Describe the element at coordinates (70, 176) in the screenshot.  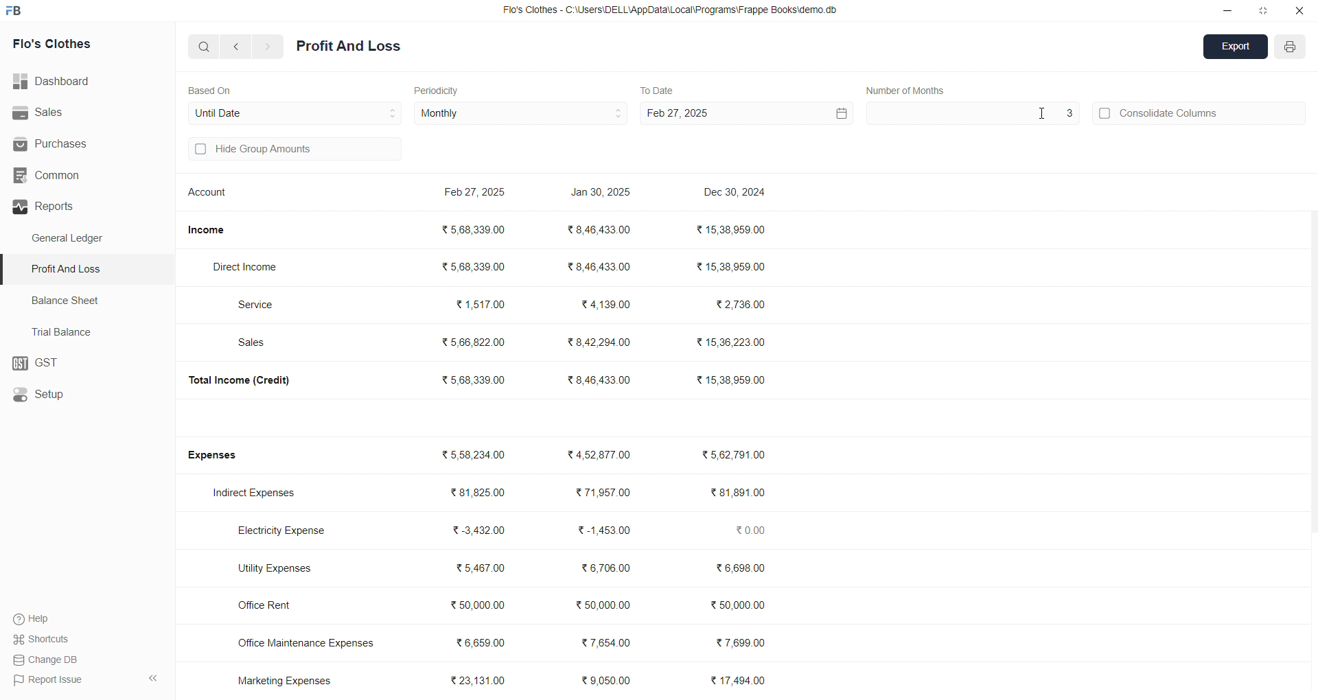
I see `Common` at that location.